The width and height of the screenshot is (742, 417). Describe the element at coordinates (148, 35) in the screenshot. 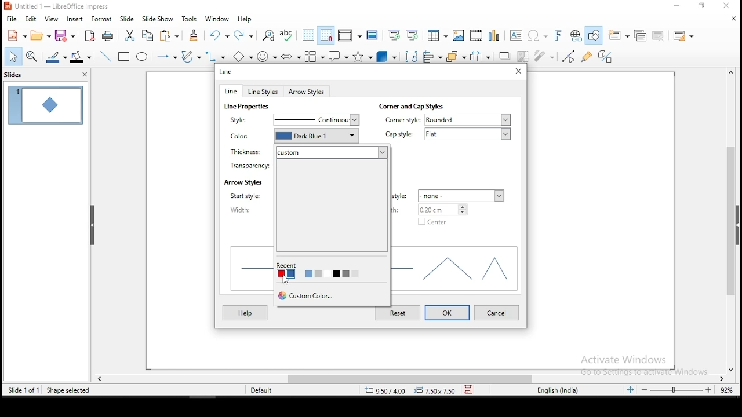

I see `copy` at that location.